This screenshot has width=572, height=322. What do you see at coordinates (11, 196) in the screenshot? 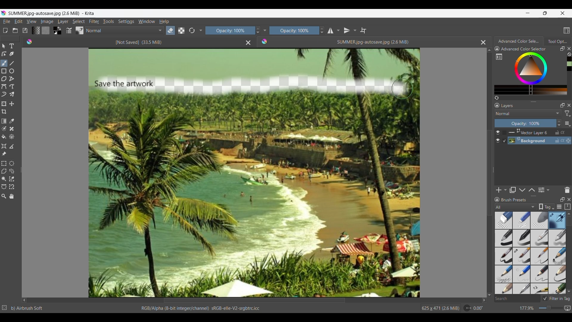
I see `Pan tool` at bounding box center [11, 196].